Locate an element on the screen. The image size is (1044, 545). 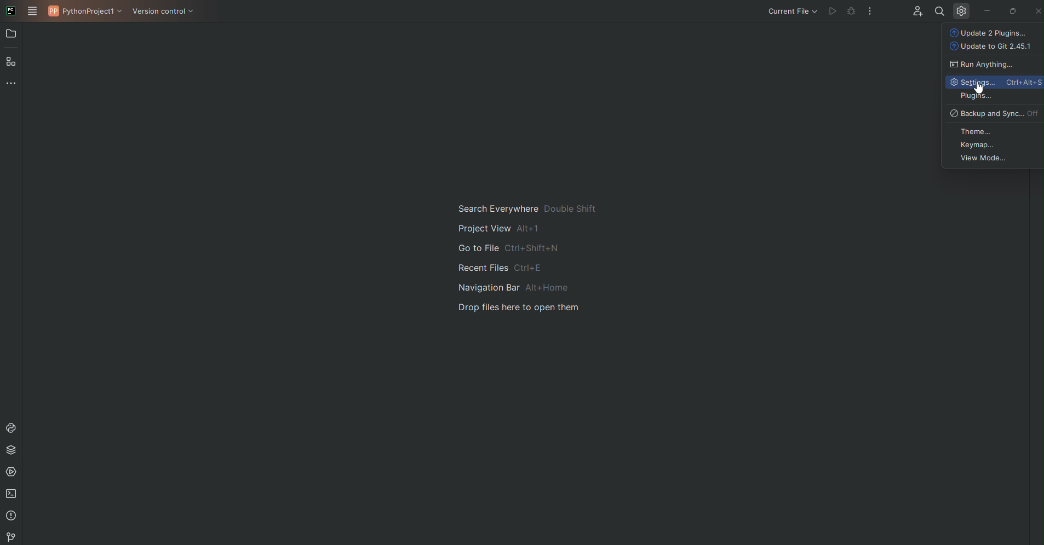
Cursor on Settings is located at coordinates (978, 87).